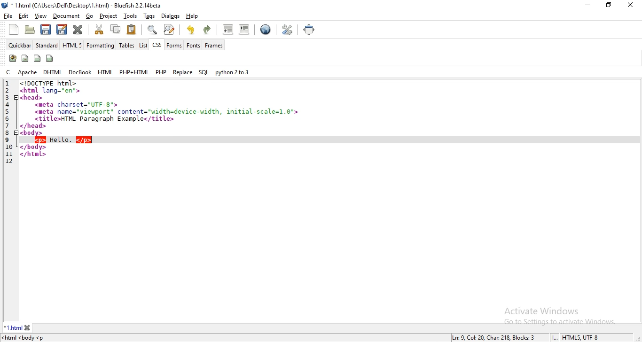 The image size is (642, 342). Describe the element at coordinates (157, 45) in the screenshot. I see `css` at that location.